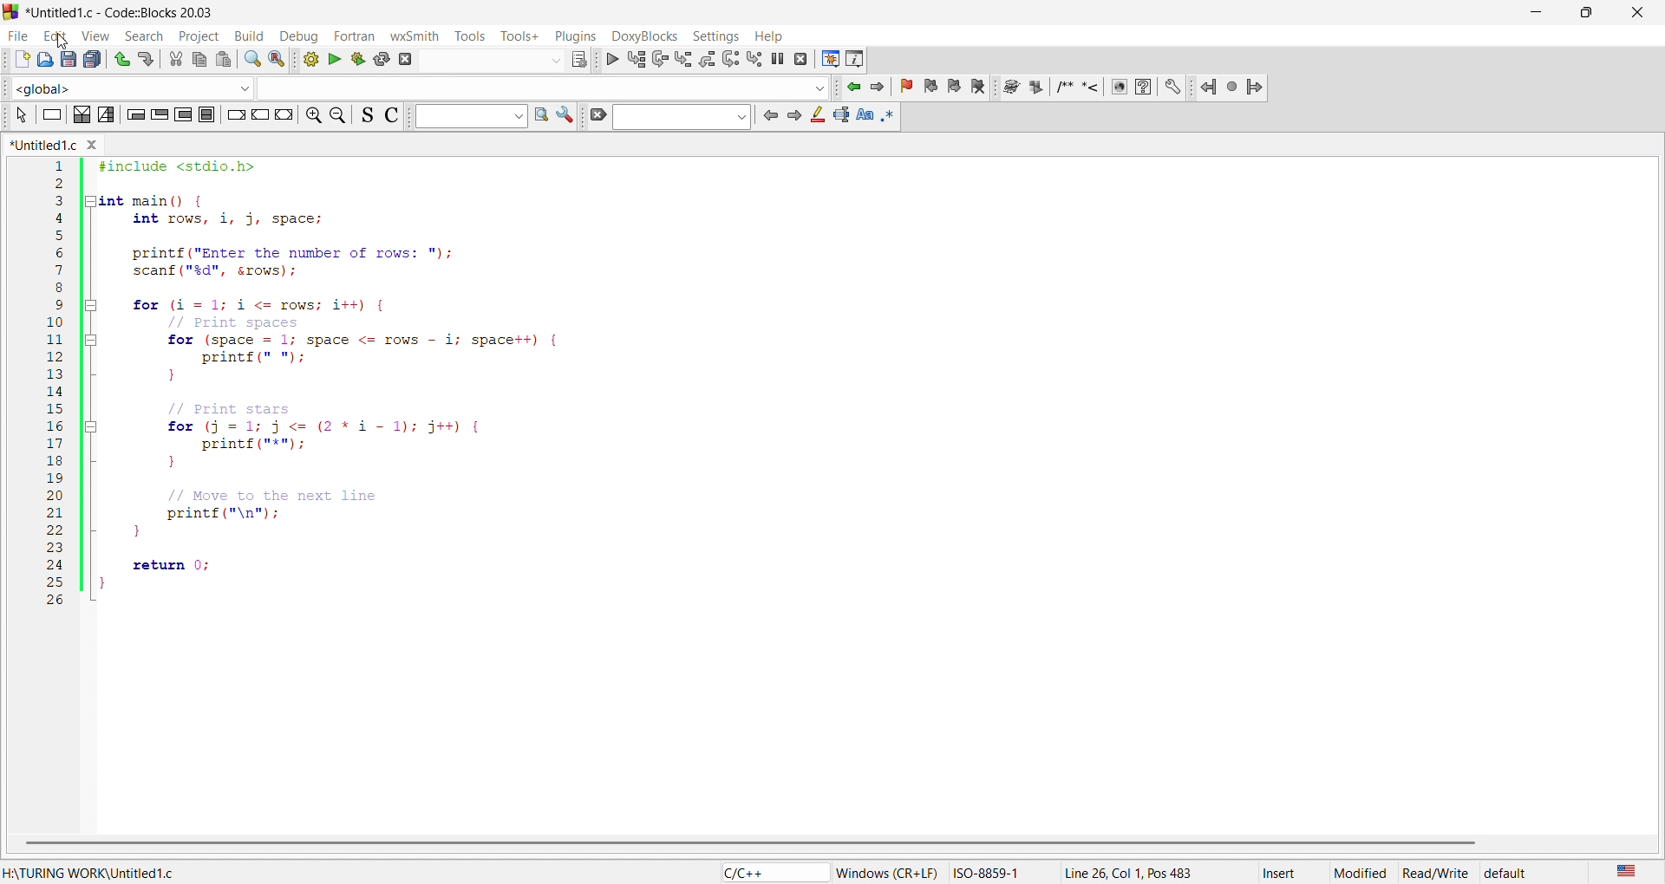  What do you see at coordinates (821, 843) in the screenshot?
I see `scroll bar` at bounding box center [821, 843].